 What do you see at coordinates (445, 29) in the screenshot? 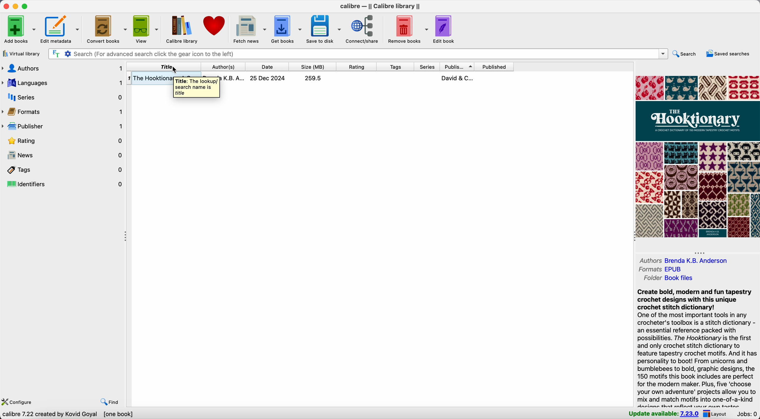
I see `edit book` at bounding box center [445, 29].